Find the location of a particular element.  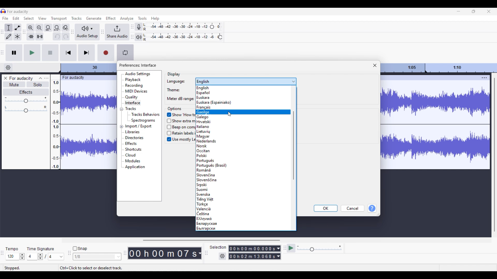

ctrl+click to select or deselect track. is located at coordinates (92, 266).